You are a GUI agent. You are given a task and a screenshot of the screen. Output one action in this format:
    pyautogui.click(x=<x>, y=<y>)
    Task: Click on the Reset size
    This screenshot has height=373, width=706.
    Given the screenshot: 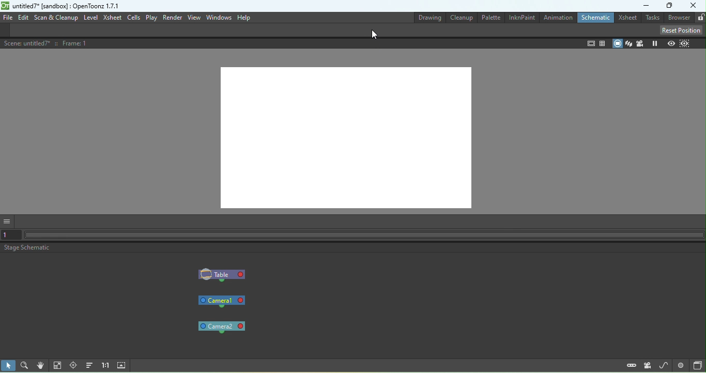 What is the action you would take?
    pyautogui.click(x=106, y=366)
    